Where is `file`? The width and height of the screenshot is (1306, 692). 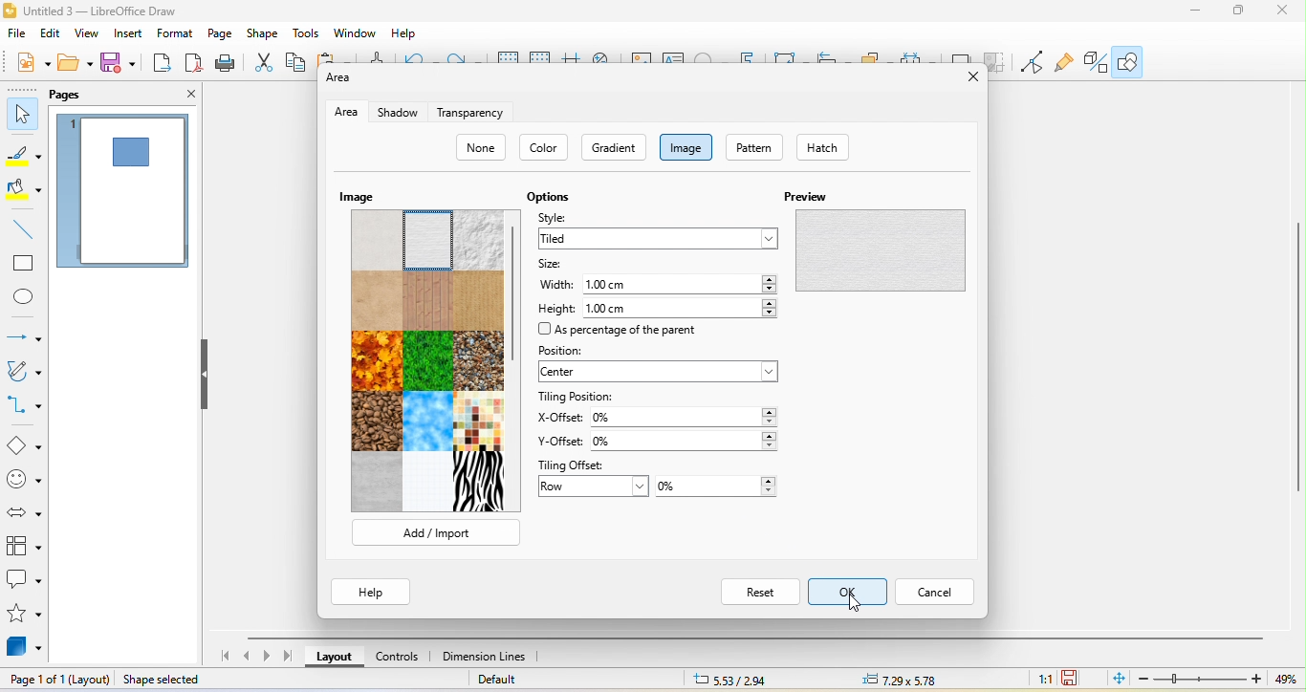
file is located at coordinates (15, 36).